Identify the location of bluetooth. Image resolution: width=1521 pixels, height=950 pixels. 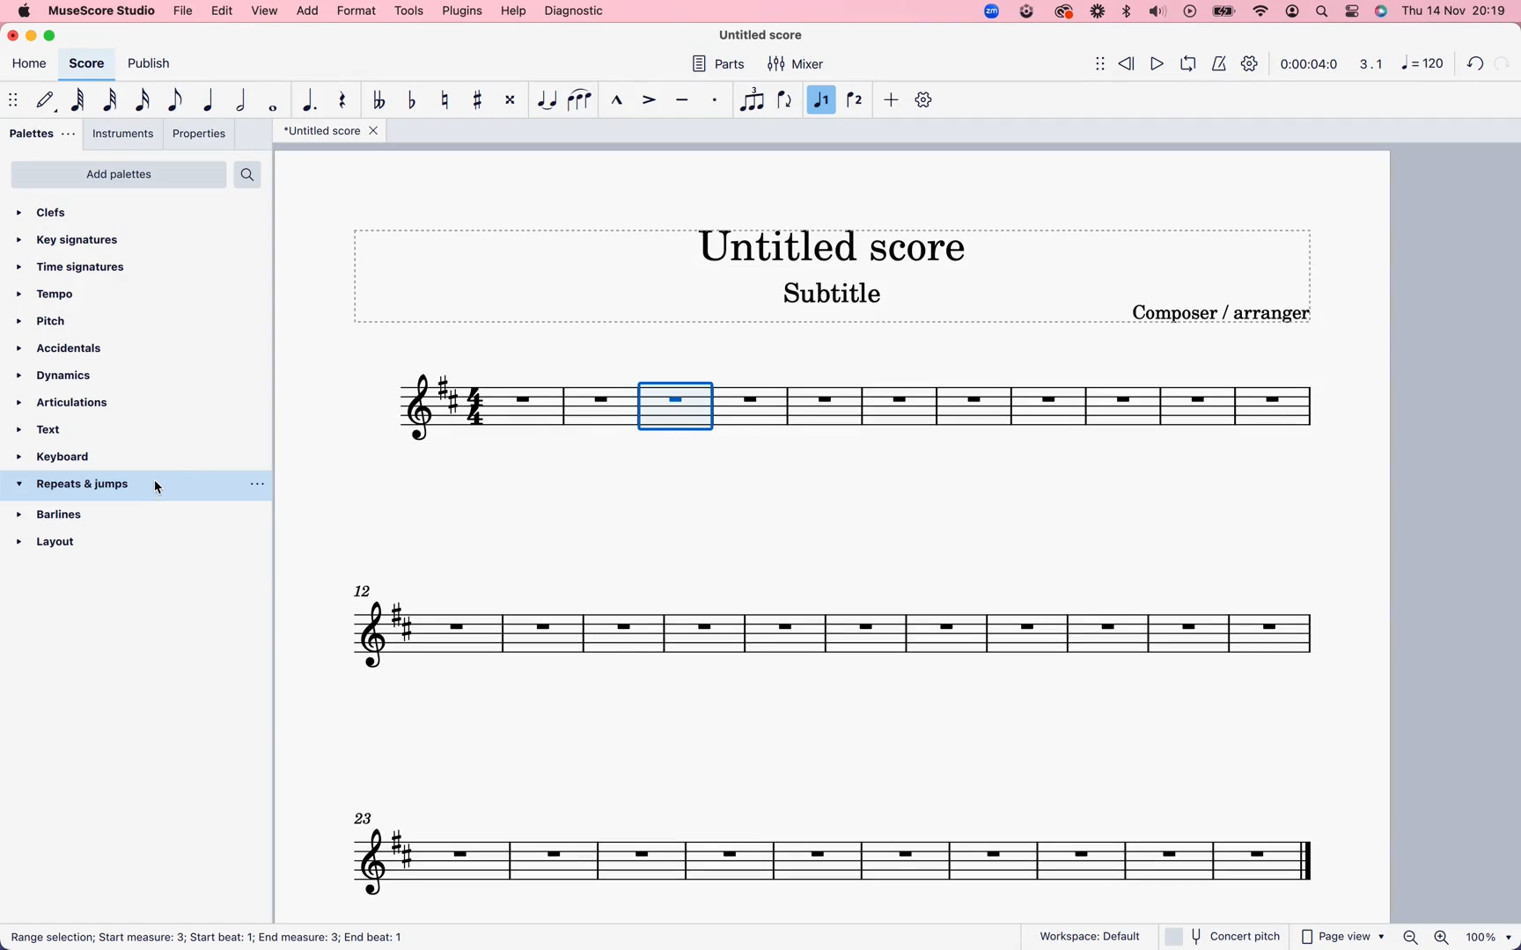
(1125, 12).